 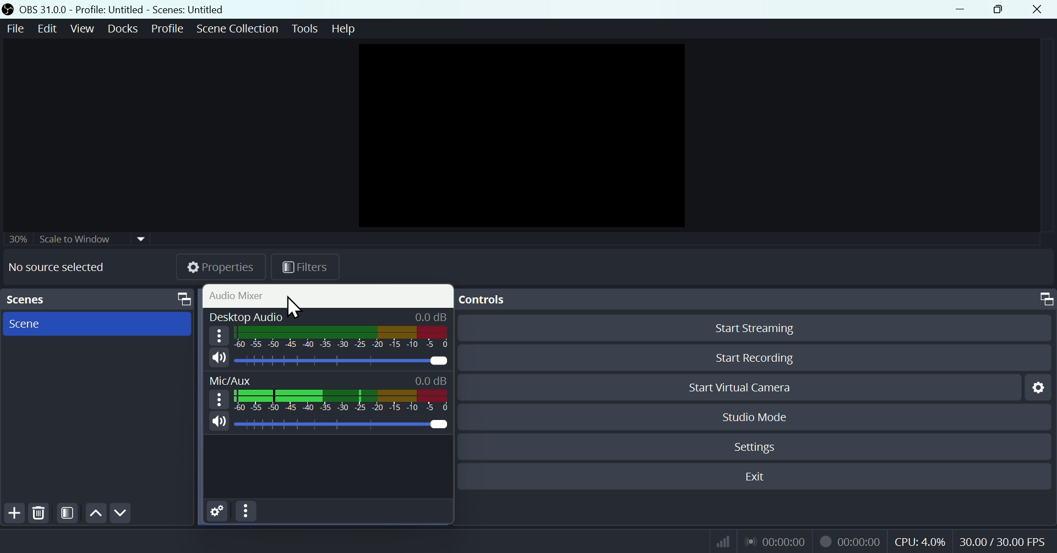 I want to click on Recording Status, so click(x=850, y=541).